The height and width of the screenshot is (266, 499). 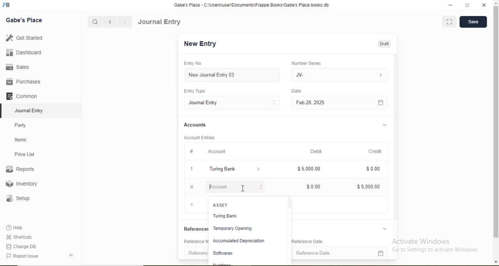 I want to click on Temporary Opening, so click(x=233, y=229).